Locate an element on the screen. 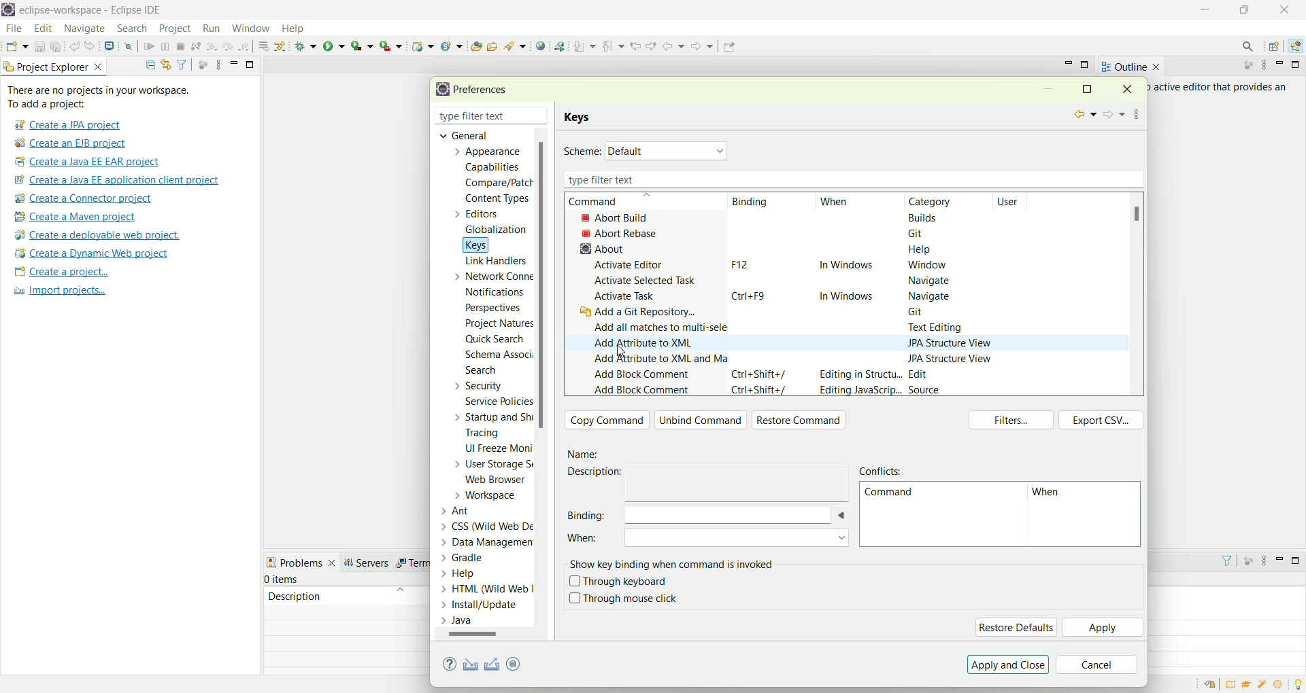 This screenshot has height=693, width=1306. hen is located at coordinates (1050, 495).